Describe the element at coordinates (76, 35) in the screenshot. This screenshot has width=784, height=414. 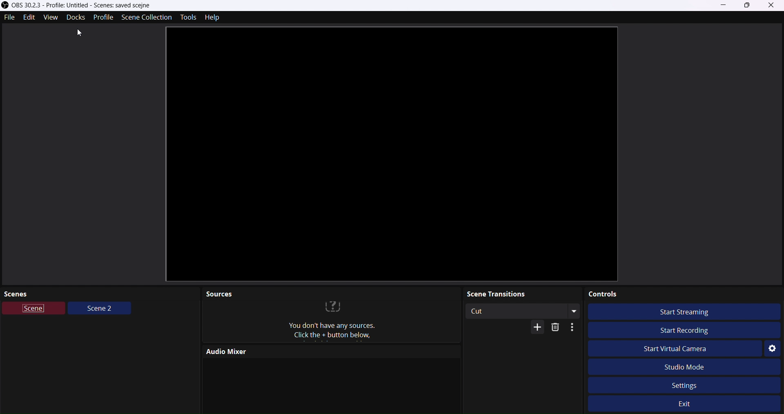
I see `cursor` at that location.